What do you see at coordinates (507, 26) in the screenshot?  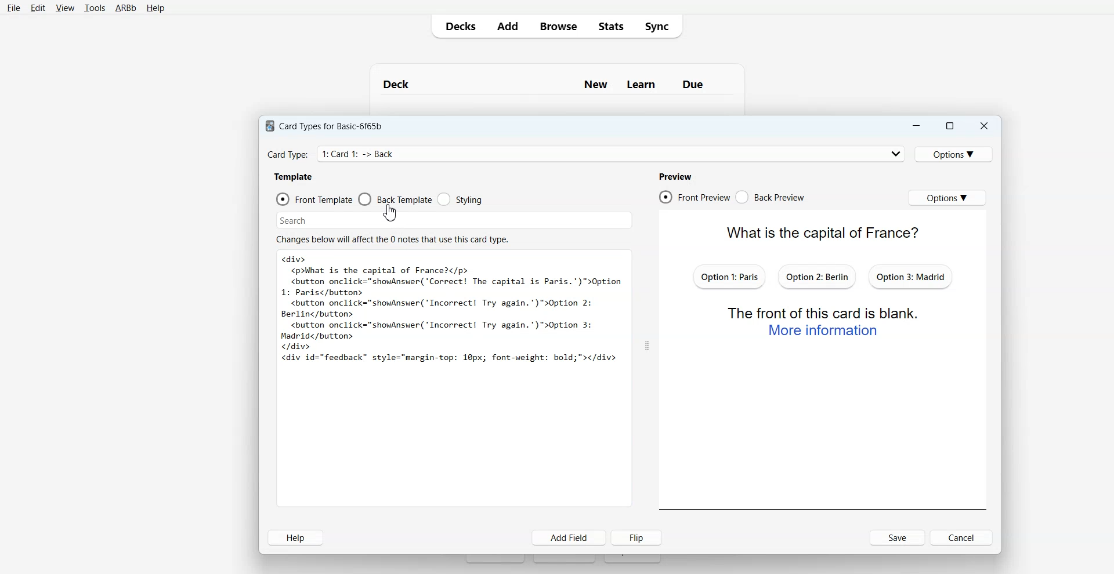 I see `Add` at bounding box center [507, 26].